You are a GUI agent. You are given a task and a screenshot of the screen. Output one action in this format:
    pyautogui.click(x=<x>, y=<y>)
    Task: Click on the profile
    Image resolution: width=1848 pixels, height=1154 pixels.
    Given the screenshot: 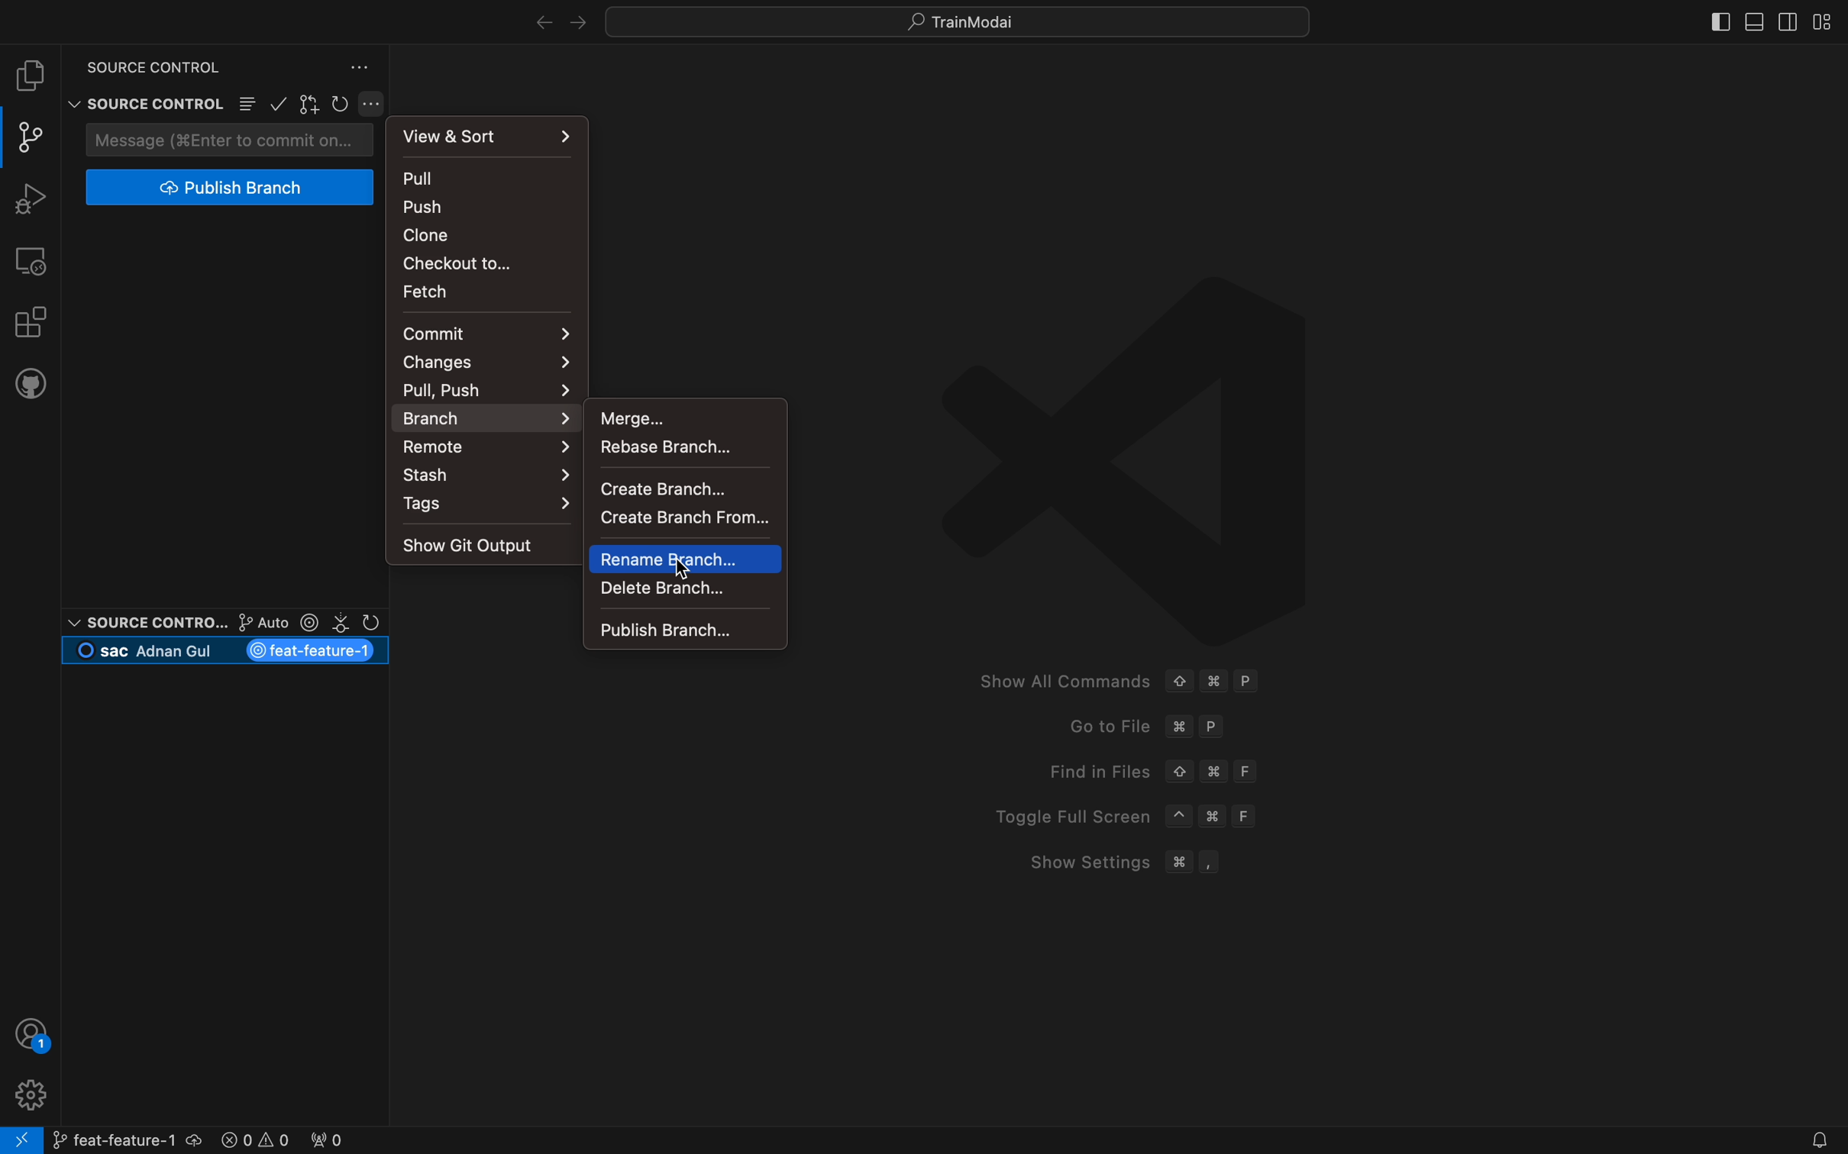 What is the action you would take?
    pyautogui.click(x=28, y=1093)
    